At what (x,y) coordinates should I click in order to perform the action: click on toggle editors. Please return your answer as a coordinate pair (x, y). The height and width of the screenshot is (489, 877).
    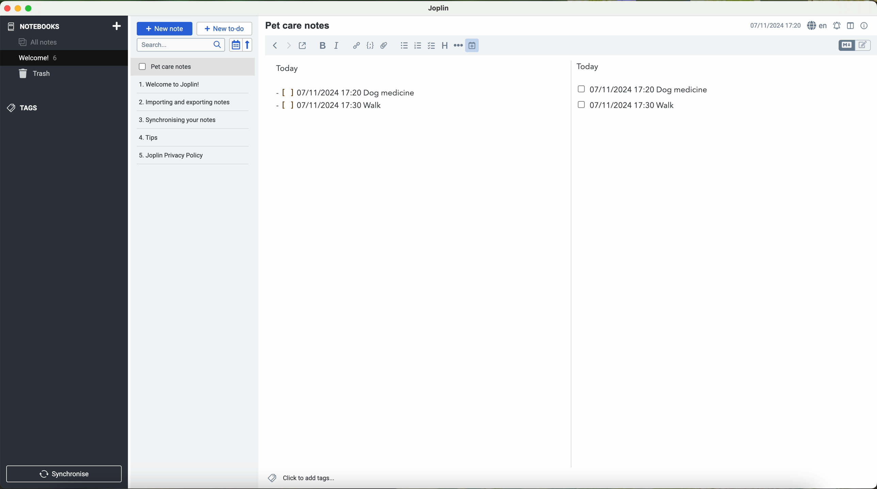
    Looking at the image, I should click on (854, 46).